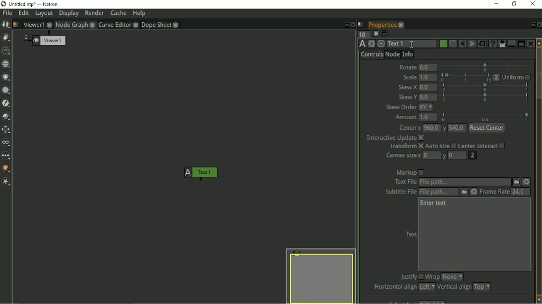 The height and width of the screenshot is (304, 542). I want to click on Float pane, so click(532, 25).